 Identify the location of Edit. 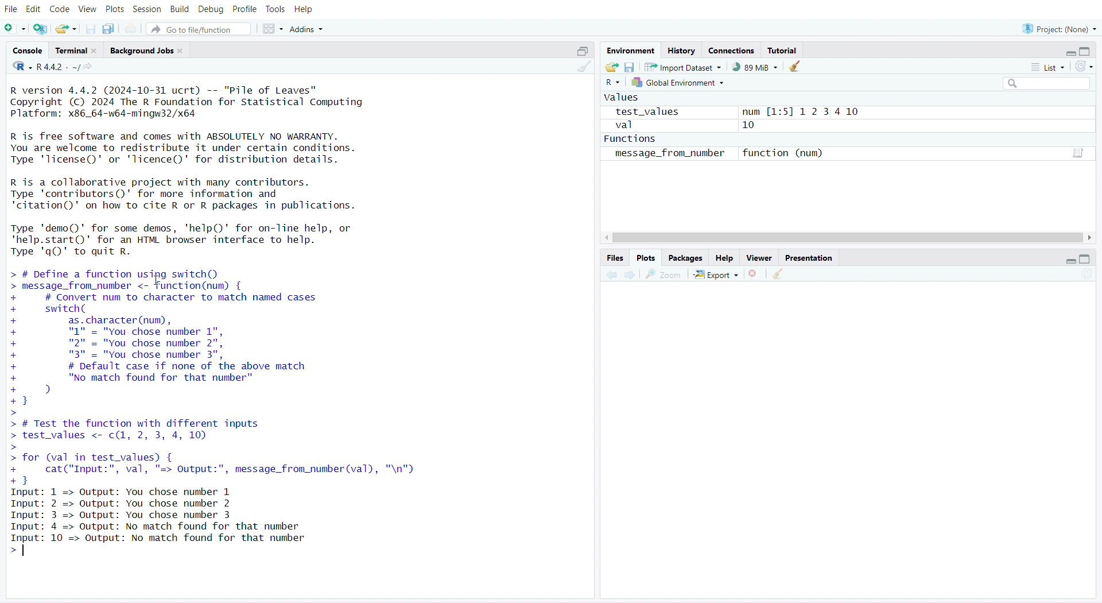
(33, 10).